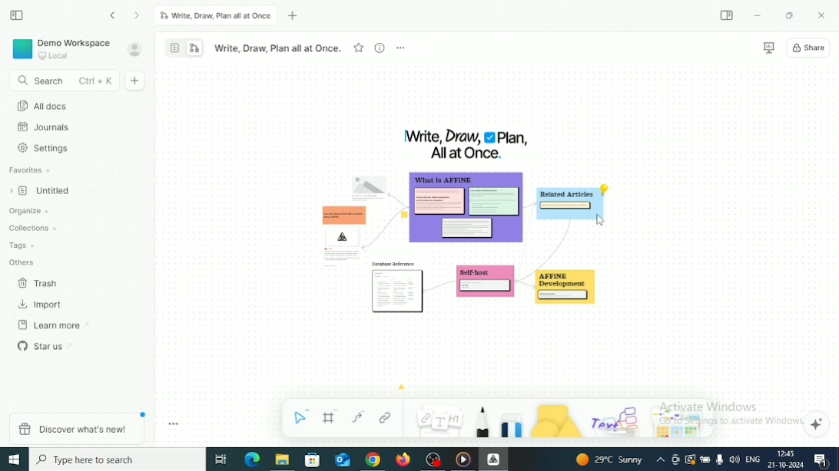  Describe the element at coordinates (705, 458) in the screenshot. I see `Charging, plugged in` at that location.